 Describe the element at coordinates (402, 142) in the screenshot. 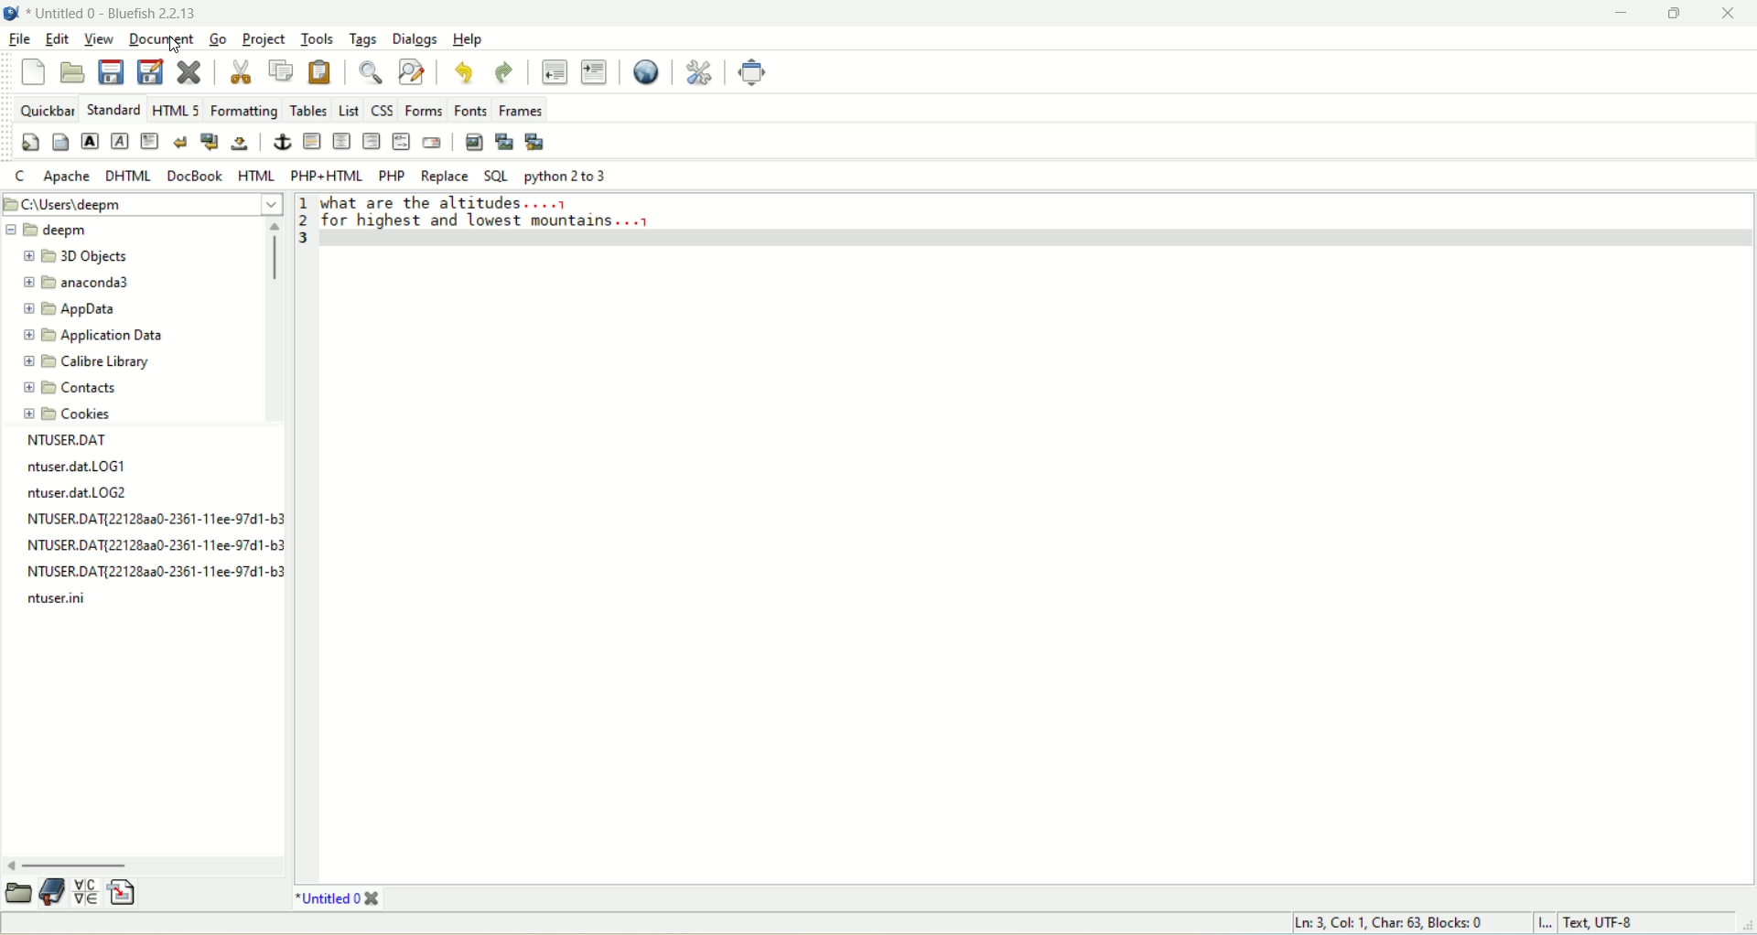

I see `HTML comment` at that location.